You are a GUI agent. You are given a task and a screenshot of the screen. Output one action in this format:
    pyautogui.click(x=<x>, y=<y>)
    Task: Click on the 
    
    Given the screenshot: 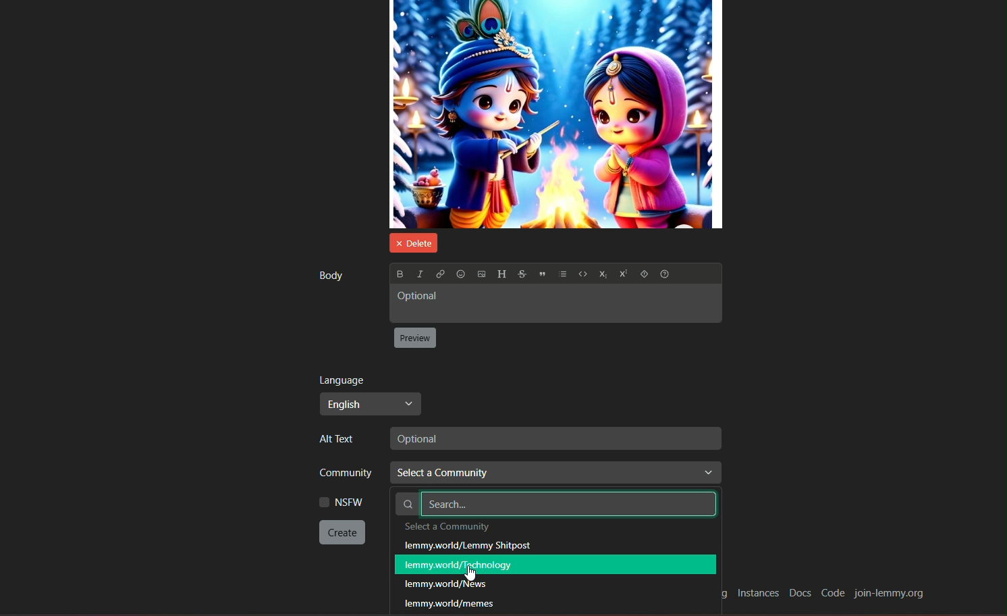 What is the action you would take?
    pyautogui.click(x=643, y=275)
    